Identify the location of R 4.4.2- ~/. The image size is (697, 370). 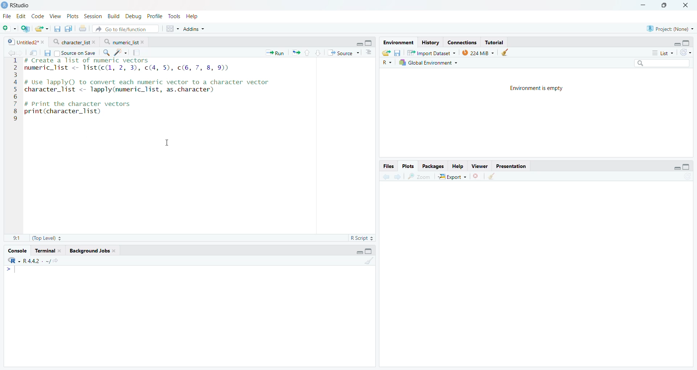
(33, 260).